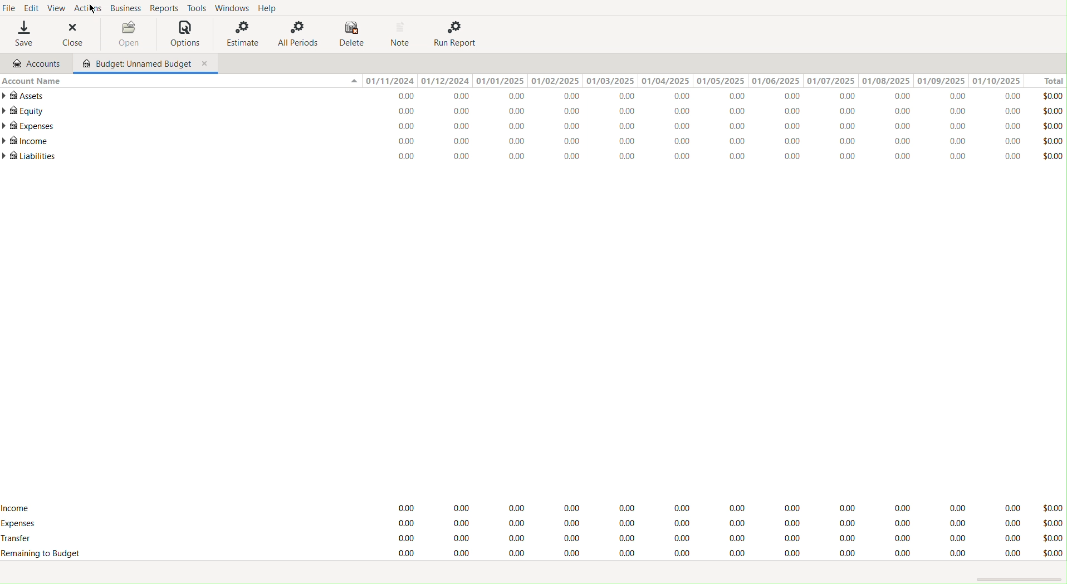 The width and height of the screenshot is (1067, 584). Describe the element at coordinates (1048, 80) in the screenshot. I see `Total` at that location.